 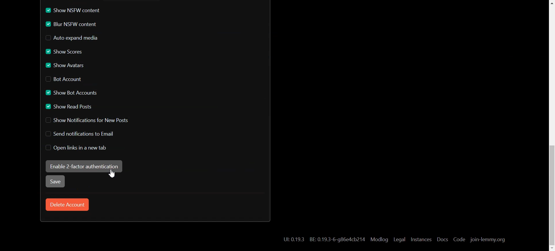 I want to click on Disable Bot Account, so click(x=66, y=78).